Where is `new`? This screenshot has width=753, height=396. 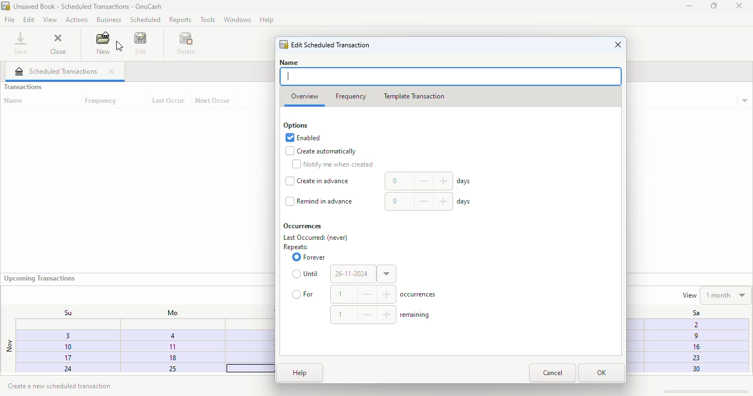
new is located at coordinates (103, 42).